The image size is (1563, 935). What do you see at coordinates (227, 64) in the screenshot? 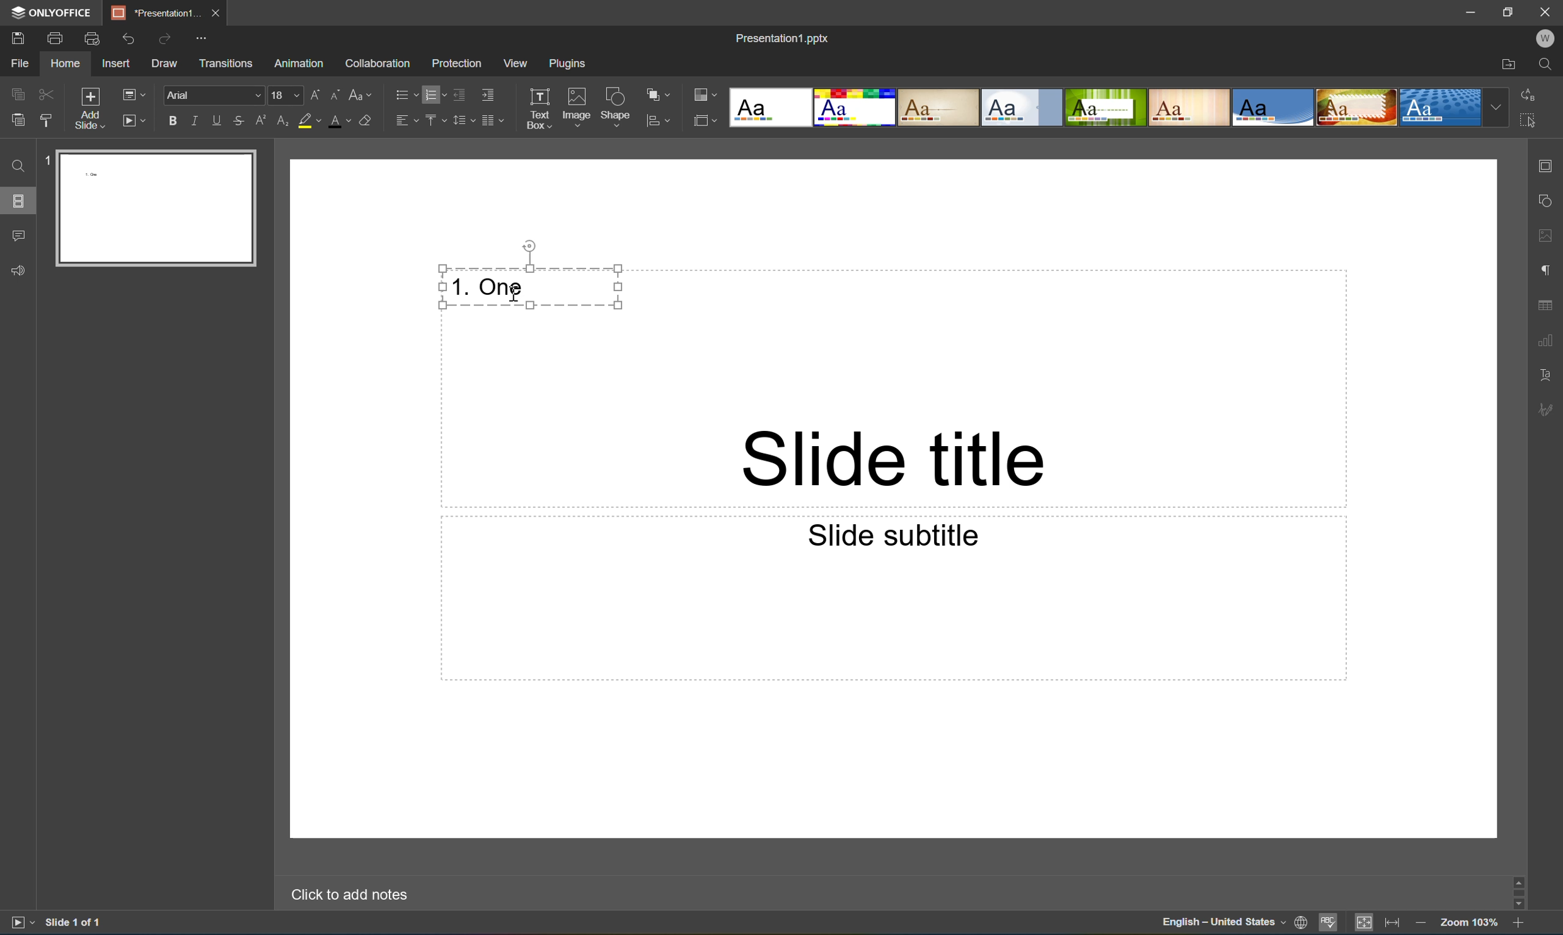
I see `Transitions` at bounding box center [227, 64].